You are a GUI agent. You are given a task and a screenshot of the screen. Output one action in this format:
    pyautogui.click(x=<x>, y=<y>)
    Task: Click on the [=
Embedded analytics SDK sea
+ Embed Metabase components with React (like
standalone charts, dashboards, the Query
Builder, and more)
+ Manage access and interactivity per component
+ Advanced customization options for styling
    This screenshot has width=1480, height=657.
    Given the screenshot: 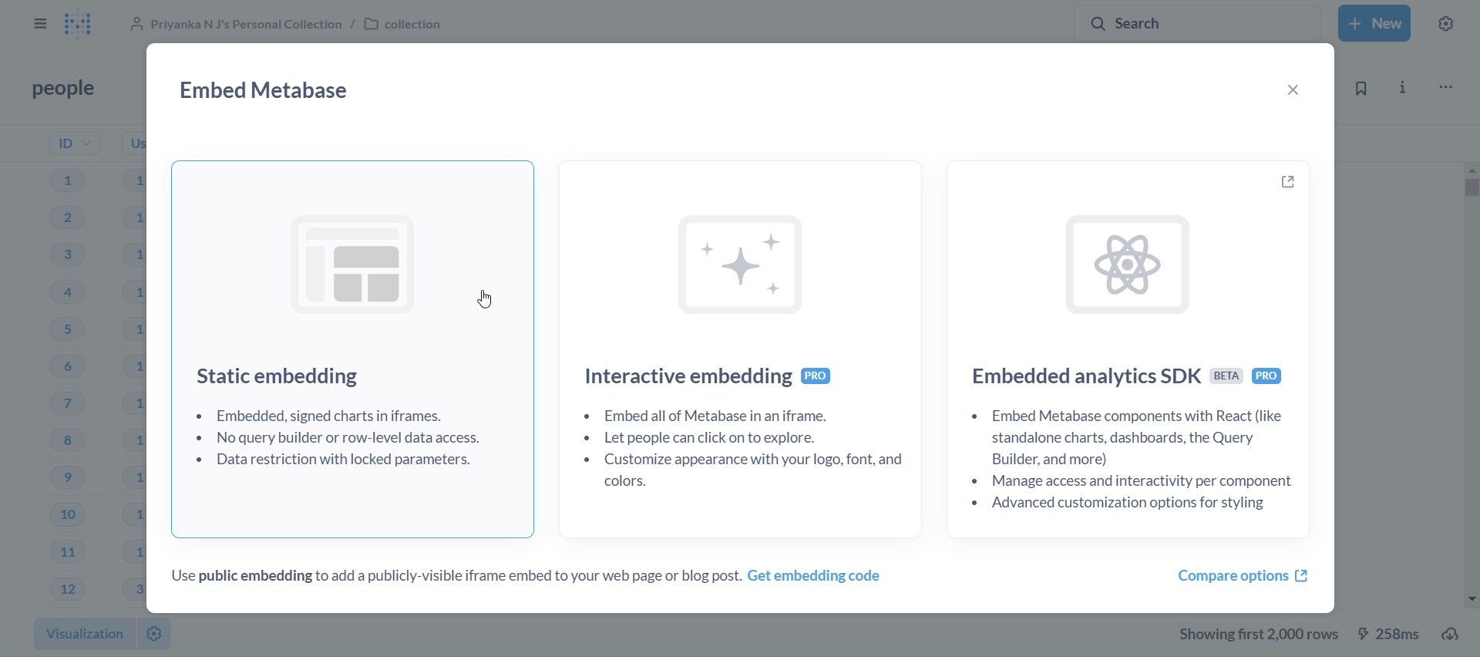 What is the action you would take?
    pyautogui.click(x=1135, y=355)
    